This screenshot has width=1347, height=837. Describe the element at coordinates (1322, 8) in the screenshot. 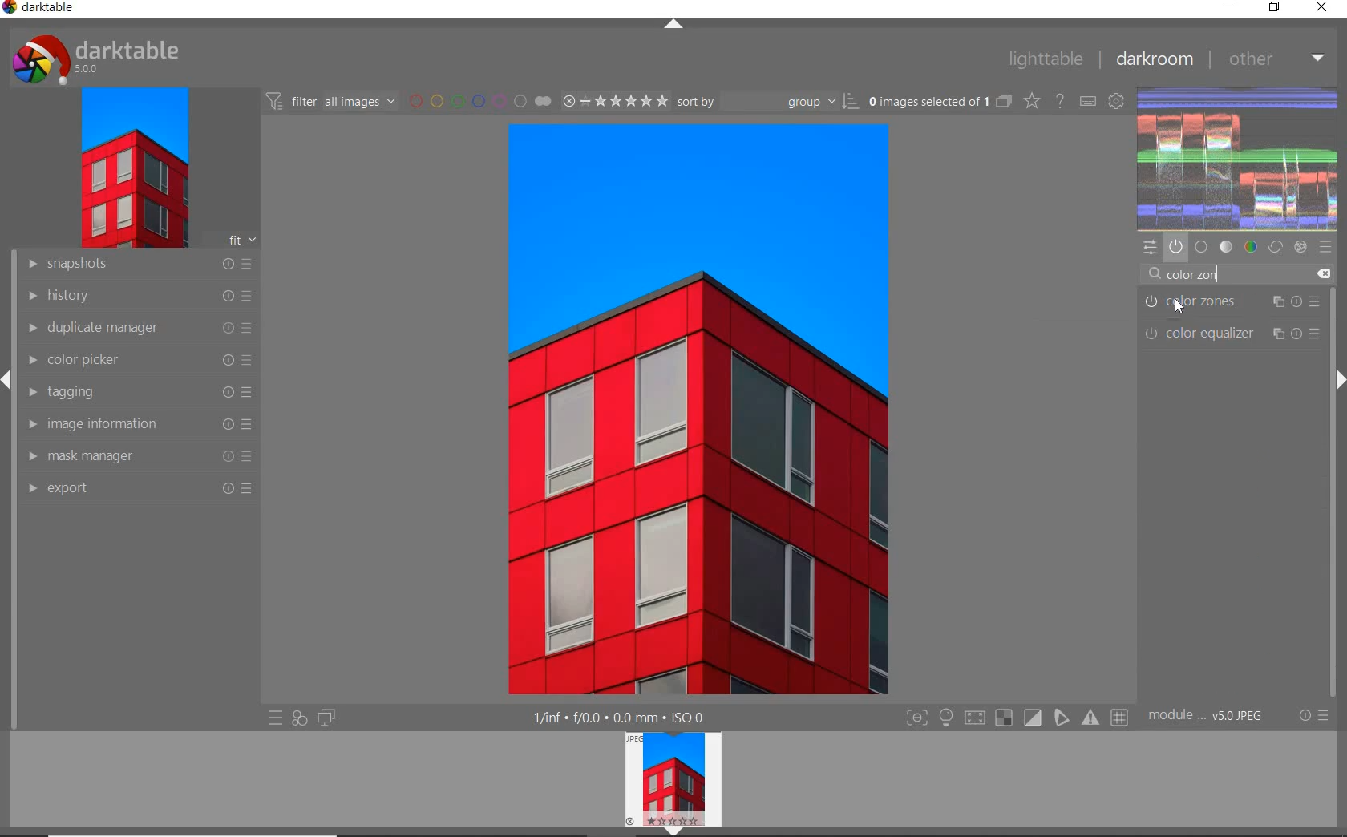

I see `close` at that location.